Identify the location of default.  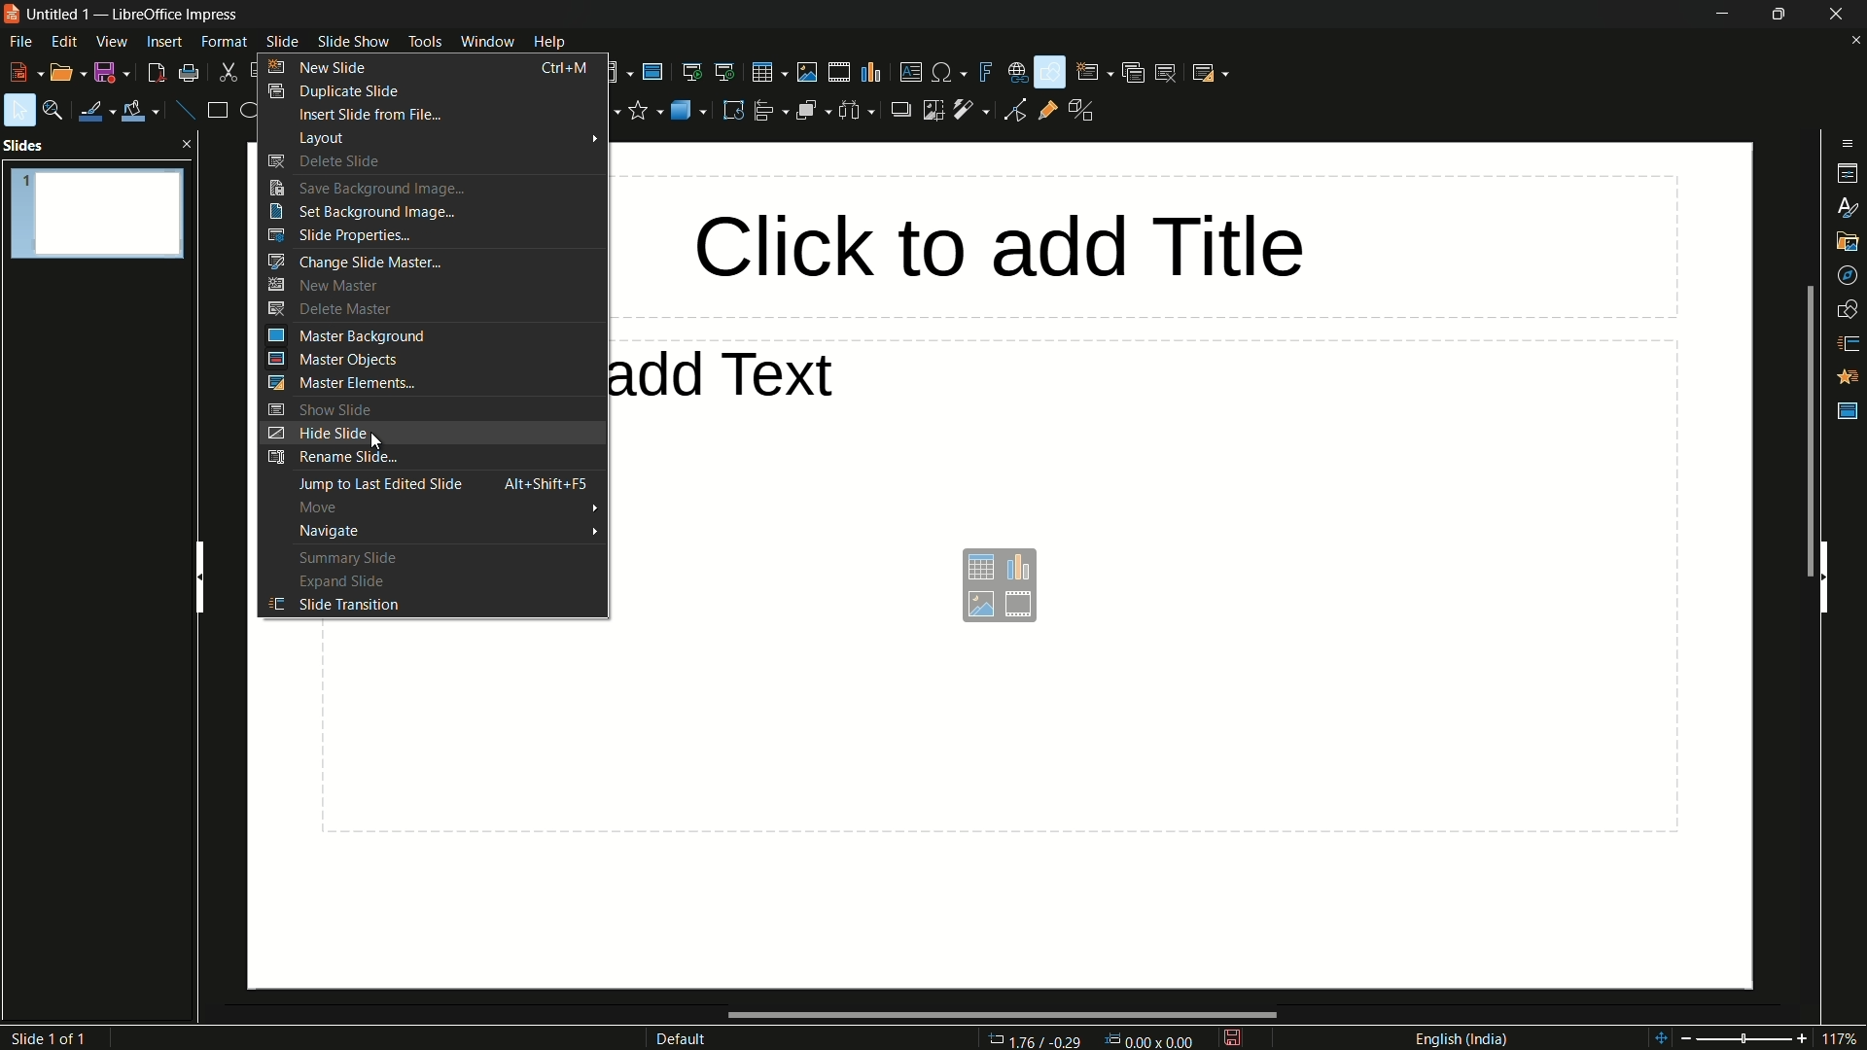
(684, 1039).